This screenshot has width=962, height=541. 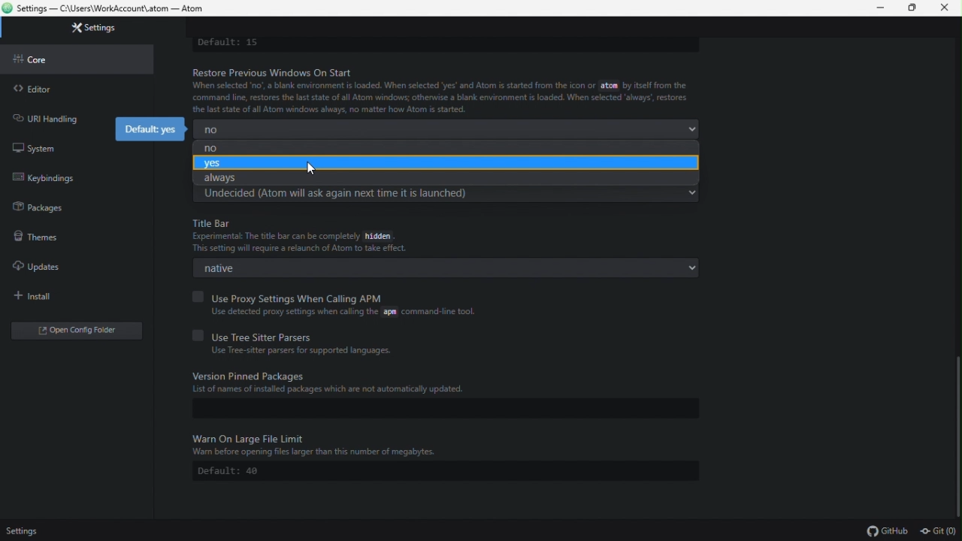 I want to click on minimize, so click(x=882, y=8).